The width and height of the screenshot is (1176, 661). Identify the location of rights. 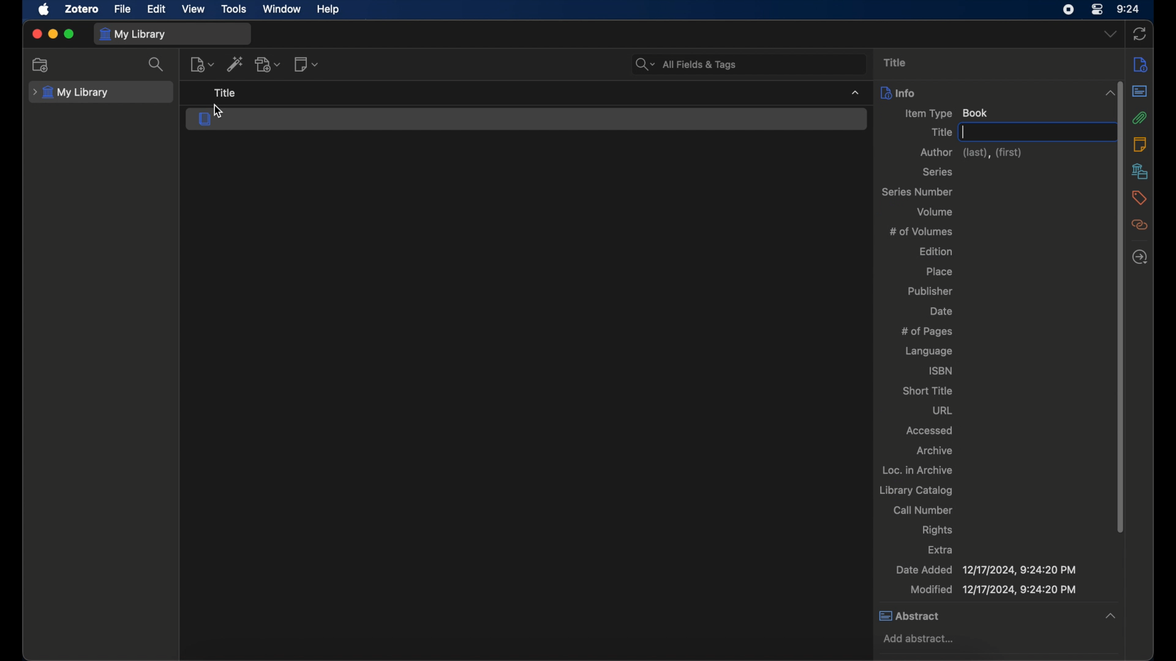
(937, 529).